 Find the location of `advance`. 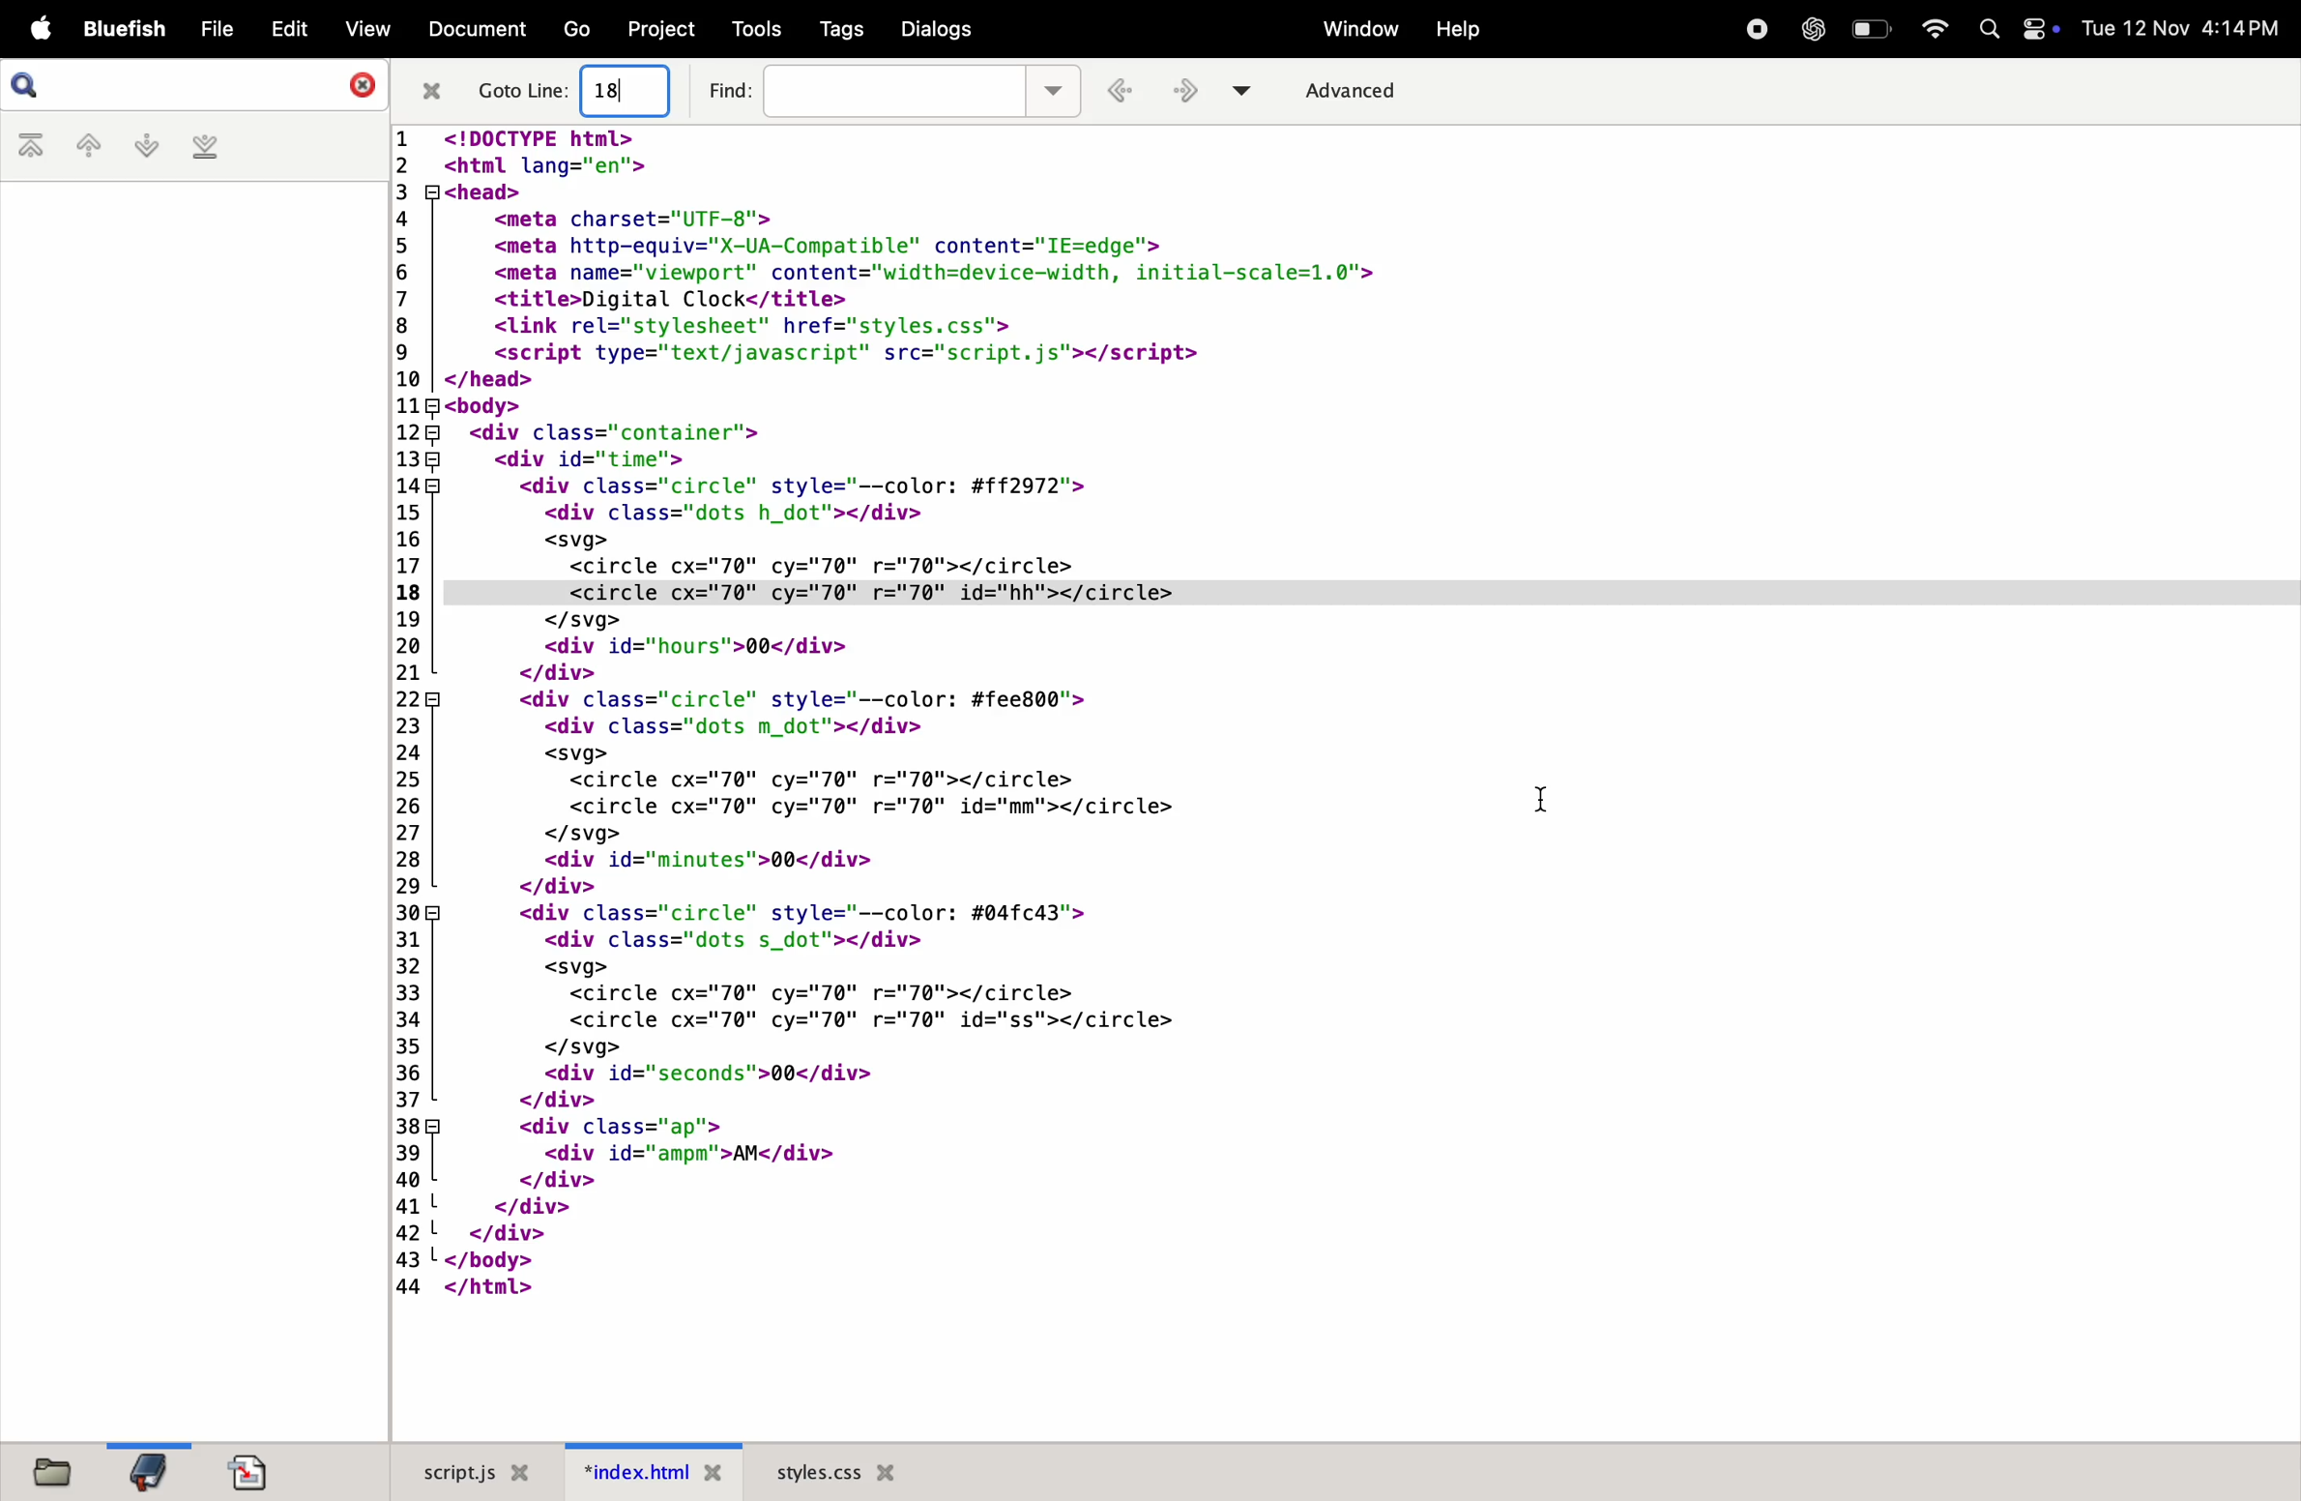

advance is located at coordinates (1367, 91).